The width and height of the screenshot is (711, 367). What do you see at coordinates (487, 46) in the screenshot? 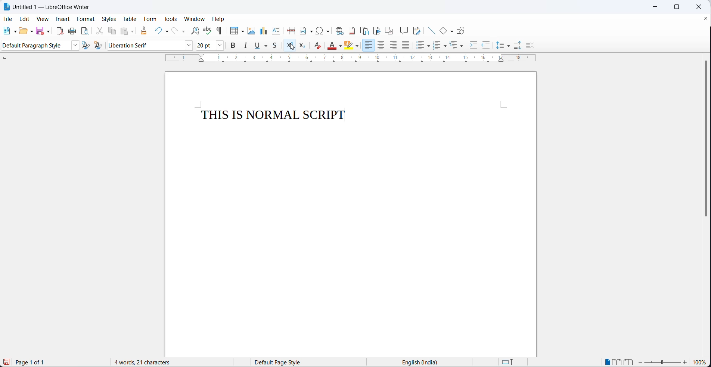
I see `decrease indent` at bounding box center [487, 46].